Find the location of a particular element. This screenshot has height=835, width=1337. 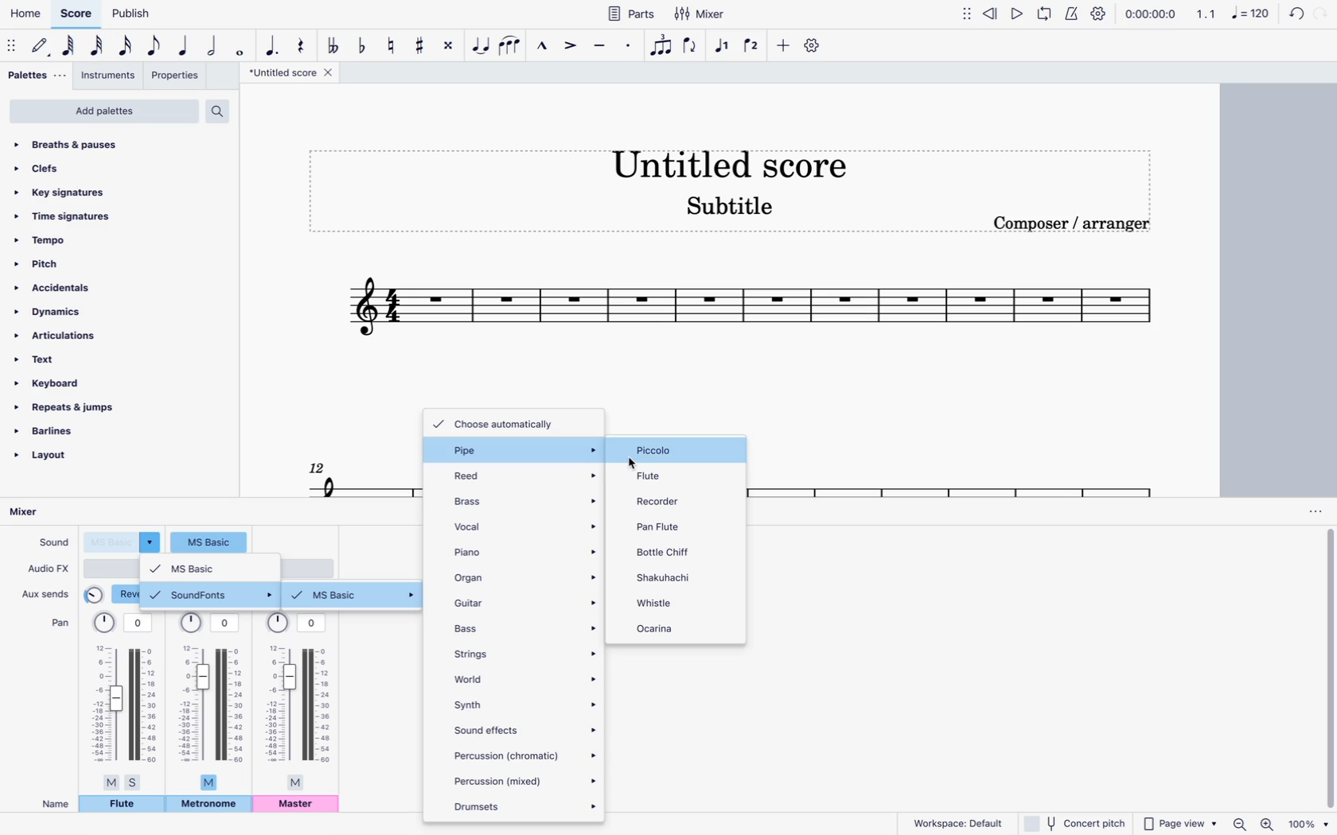

augmentation dot is located at coordinates (272, 44).